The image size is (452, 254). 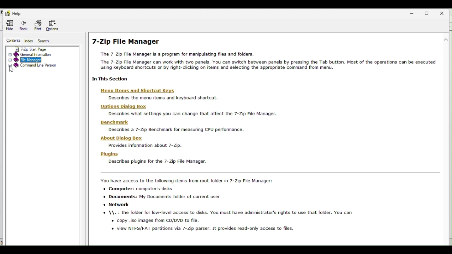 I want to click on Plugins, so click(x=108, y=154).